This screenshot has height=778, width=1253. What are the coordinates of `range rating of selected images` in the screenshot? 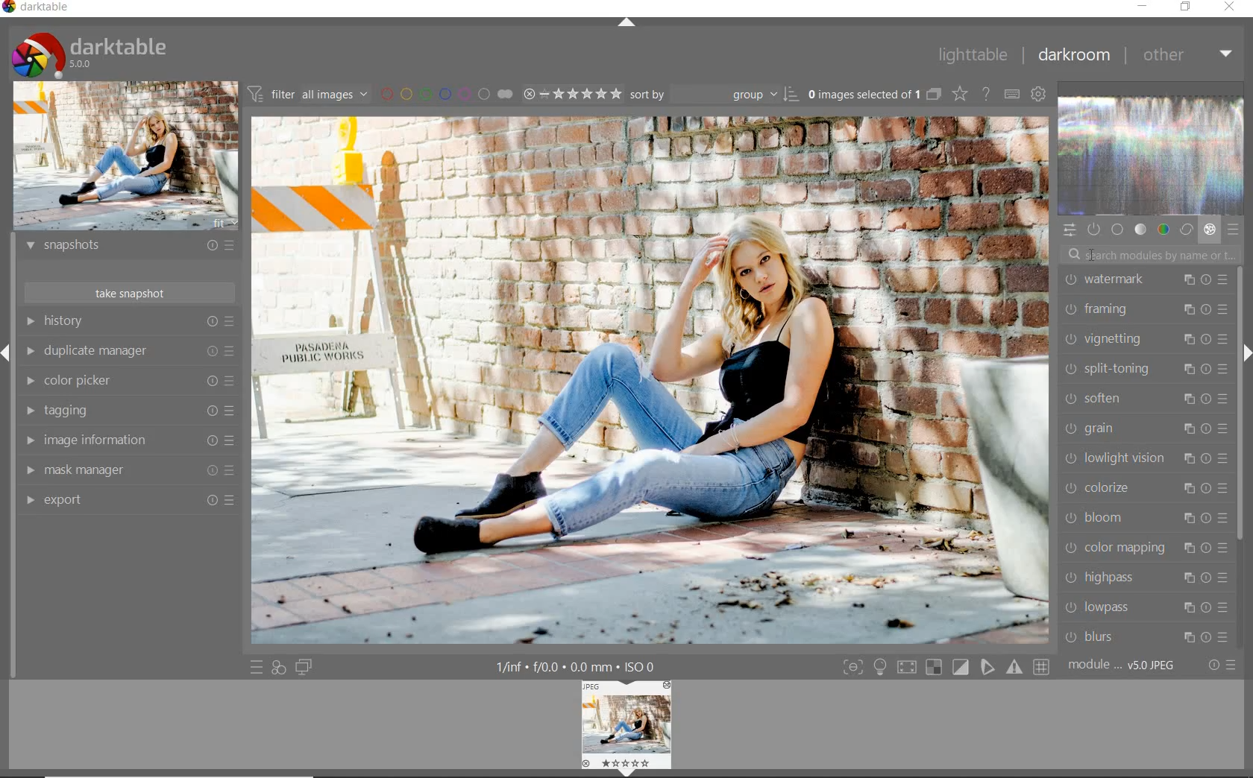 It's located at (571, 95).